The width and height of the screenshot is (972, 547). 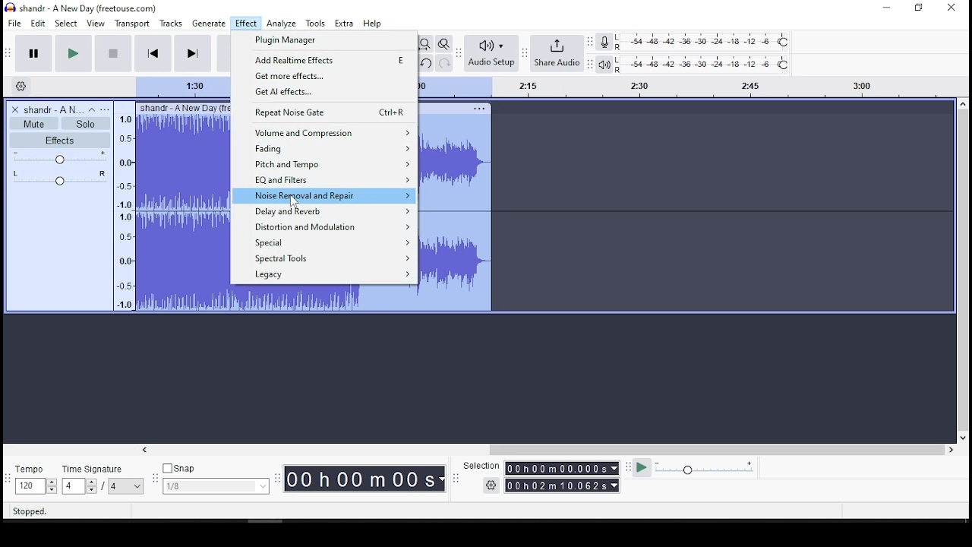 What do you see at coordinates (699, 470) in the screenshot?
I see `playback speed` at bounding box center [699, 470].